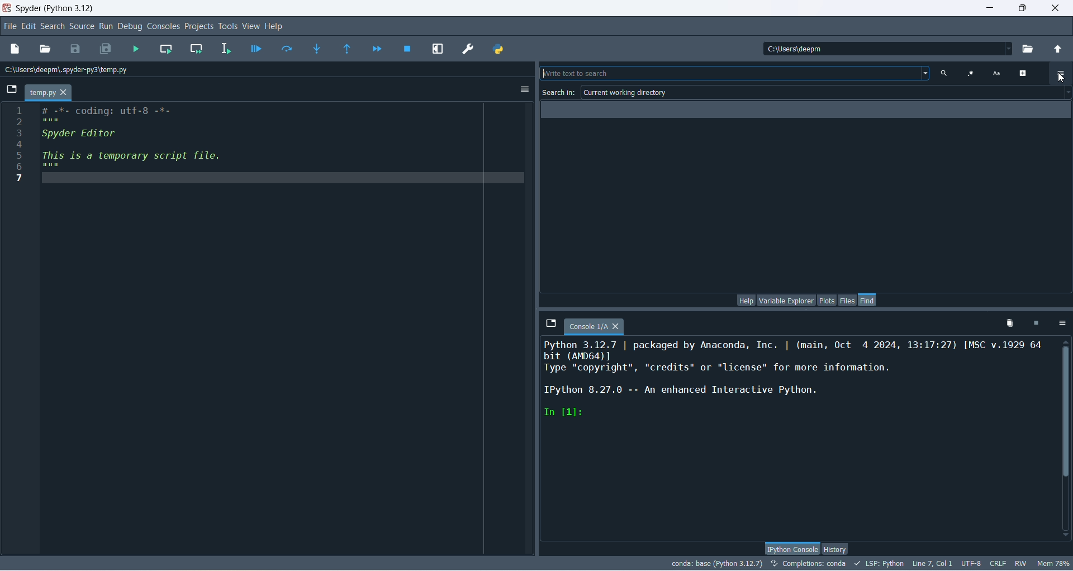 The image size is (1073, 571). What do you see at coordinates (1020, 564) in the screenshot?
I see `RW` at bounding box center [1020, 564].